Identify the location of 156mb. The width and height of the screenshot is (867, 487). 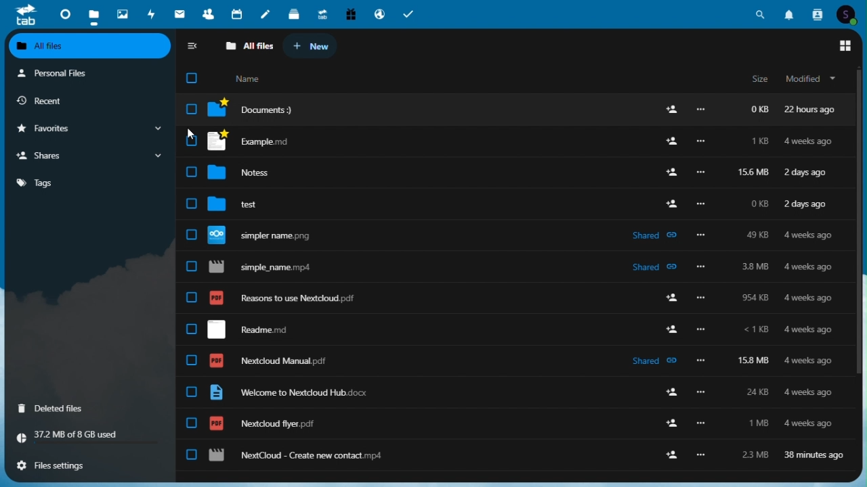
(755, 172).